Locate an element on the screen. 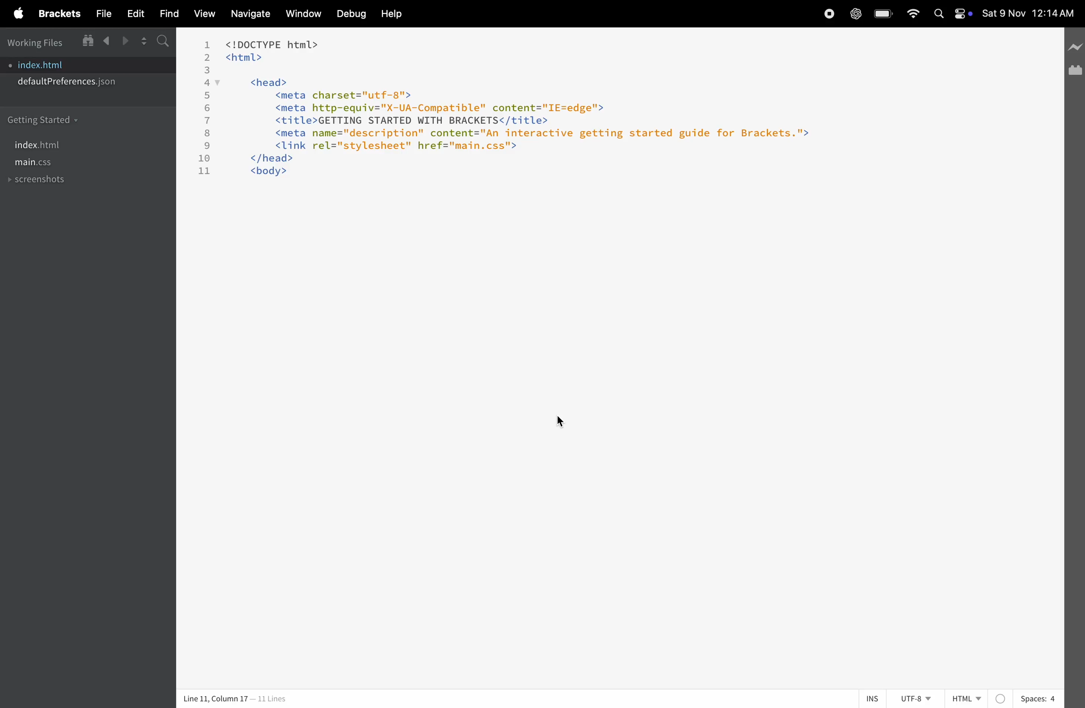 Image resolution: width=1085 pixels, height=708 pixels. spaces 4 is located at coordinates (1038, 698).